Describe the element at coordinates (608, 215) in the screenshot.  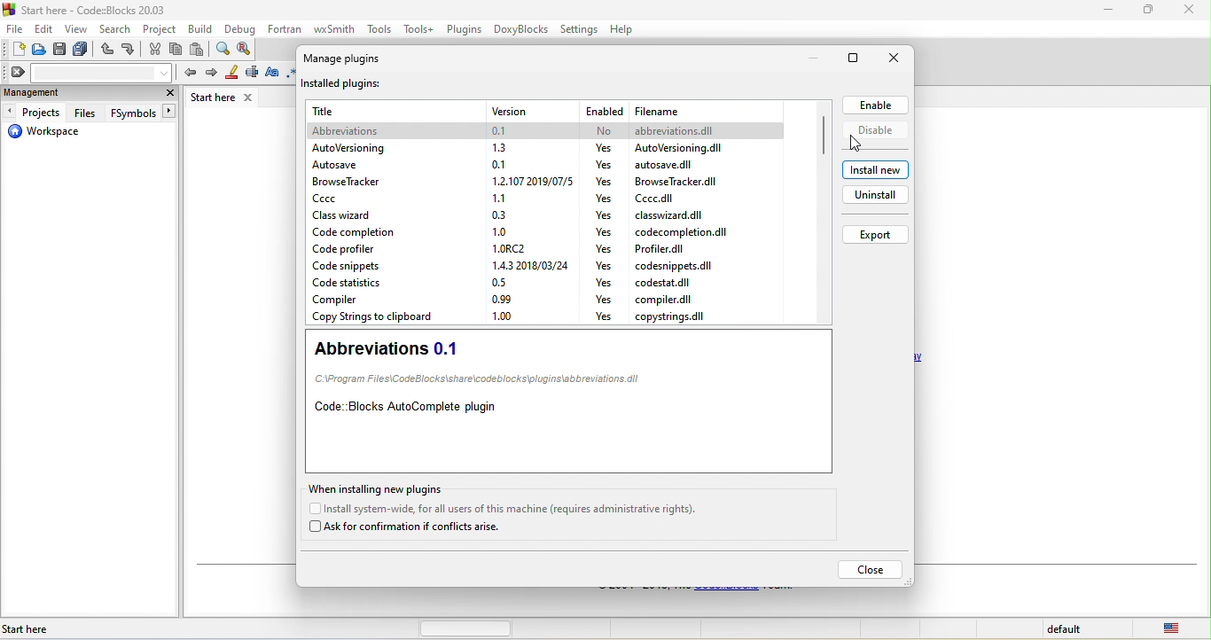
I see `yes` at that location.